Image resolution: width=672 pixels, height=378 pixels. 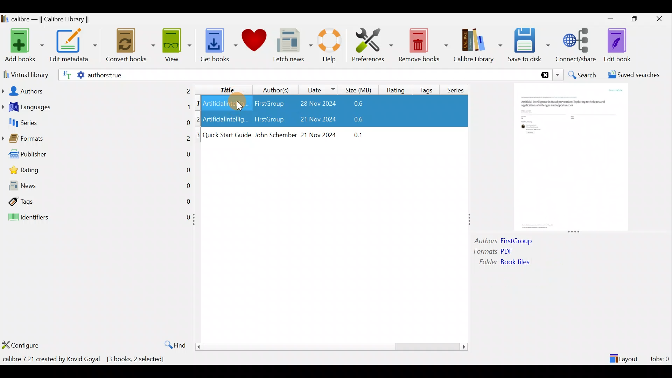 I want to click on Formats: PDF, so click(x=503, y=252).